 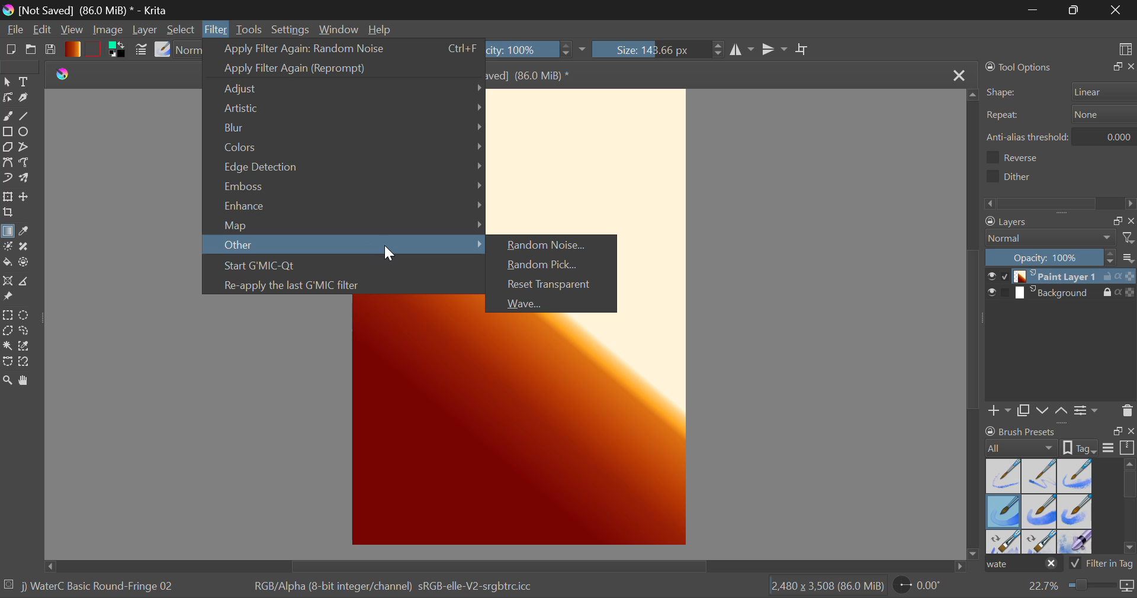 What do you see at coordinates (803, 50) in the screenshot?
I see `Crop` at bounding box center [803, 50].